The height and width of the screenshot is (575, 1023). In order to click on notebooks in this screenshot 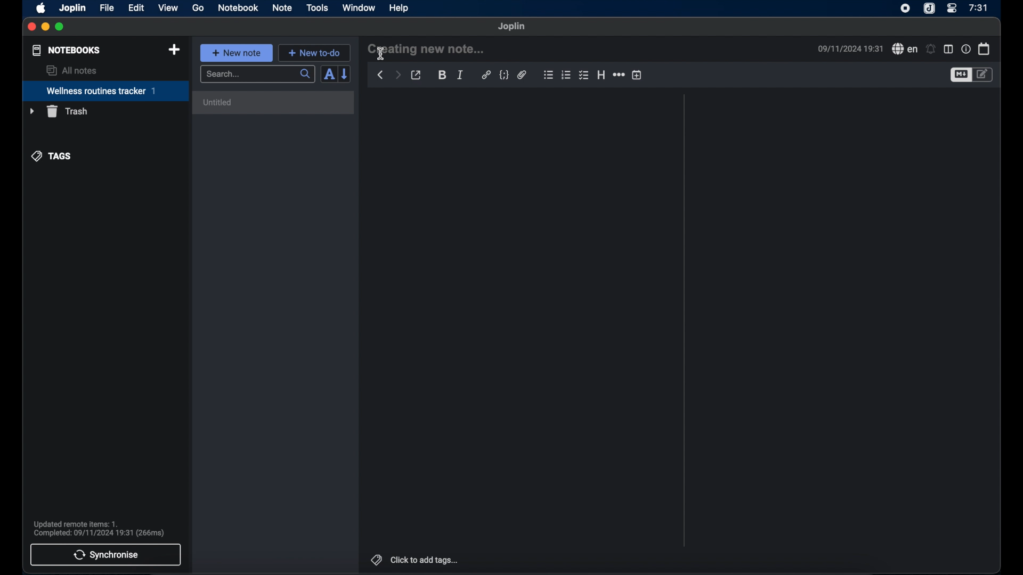, I will do `click(67, 50)`.